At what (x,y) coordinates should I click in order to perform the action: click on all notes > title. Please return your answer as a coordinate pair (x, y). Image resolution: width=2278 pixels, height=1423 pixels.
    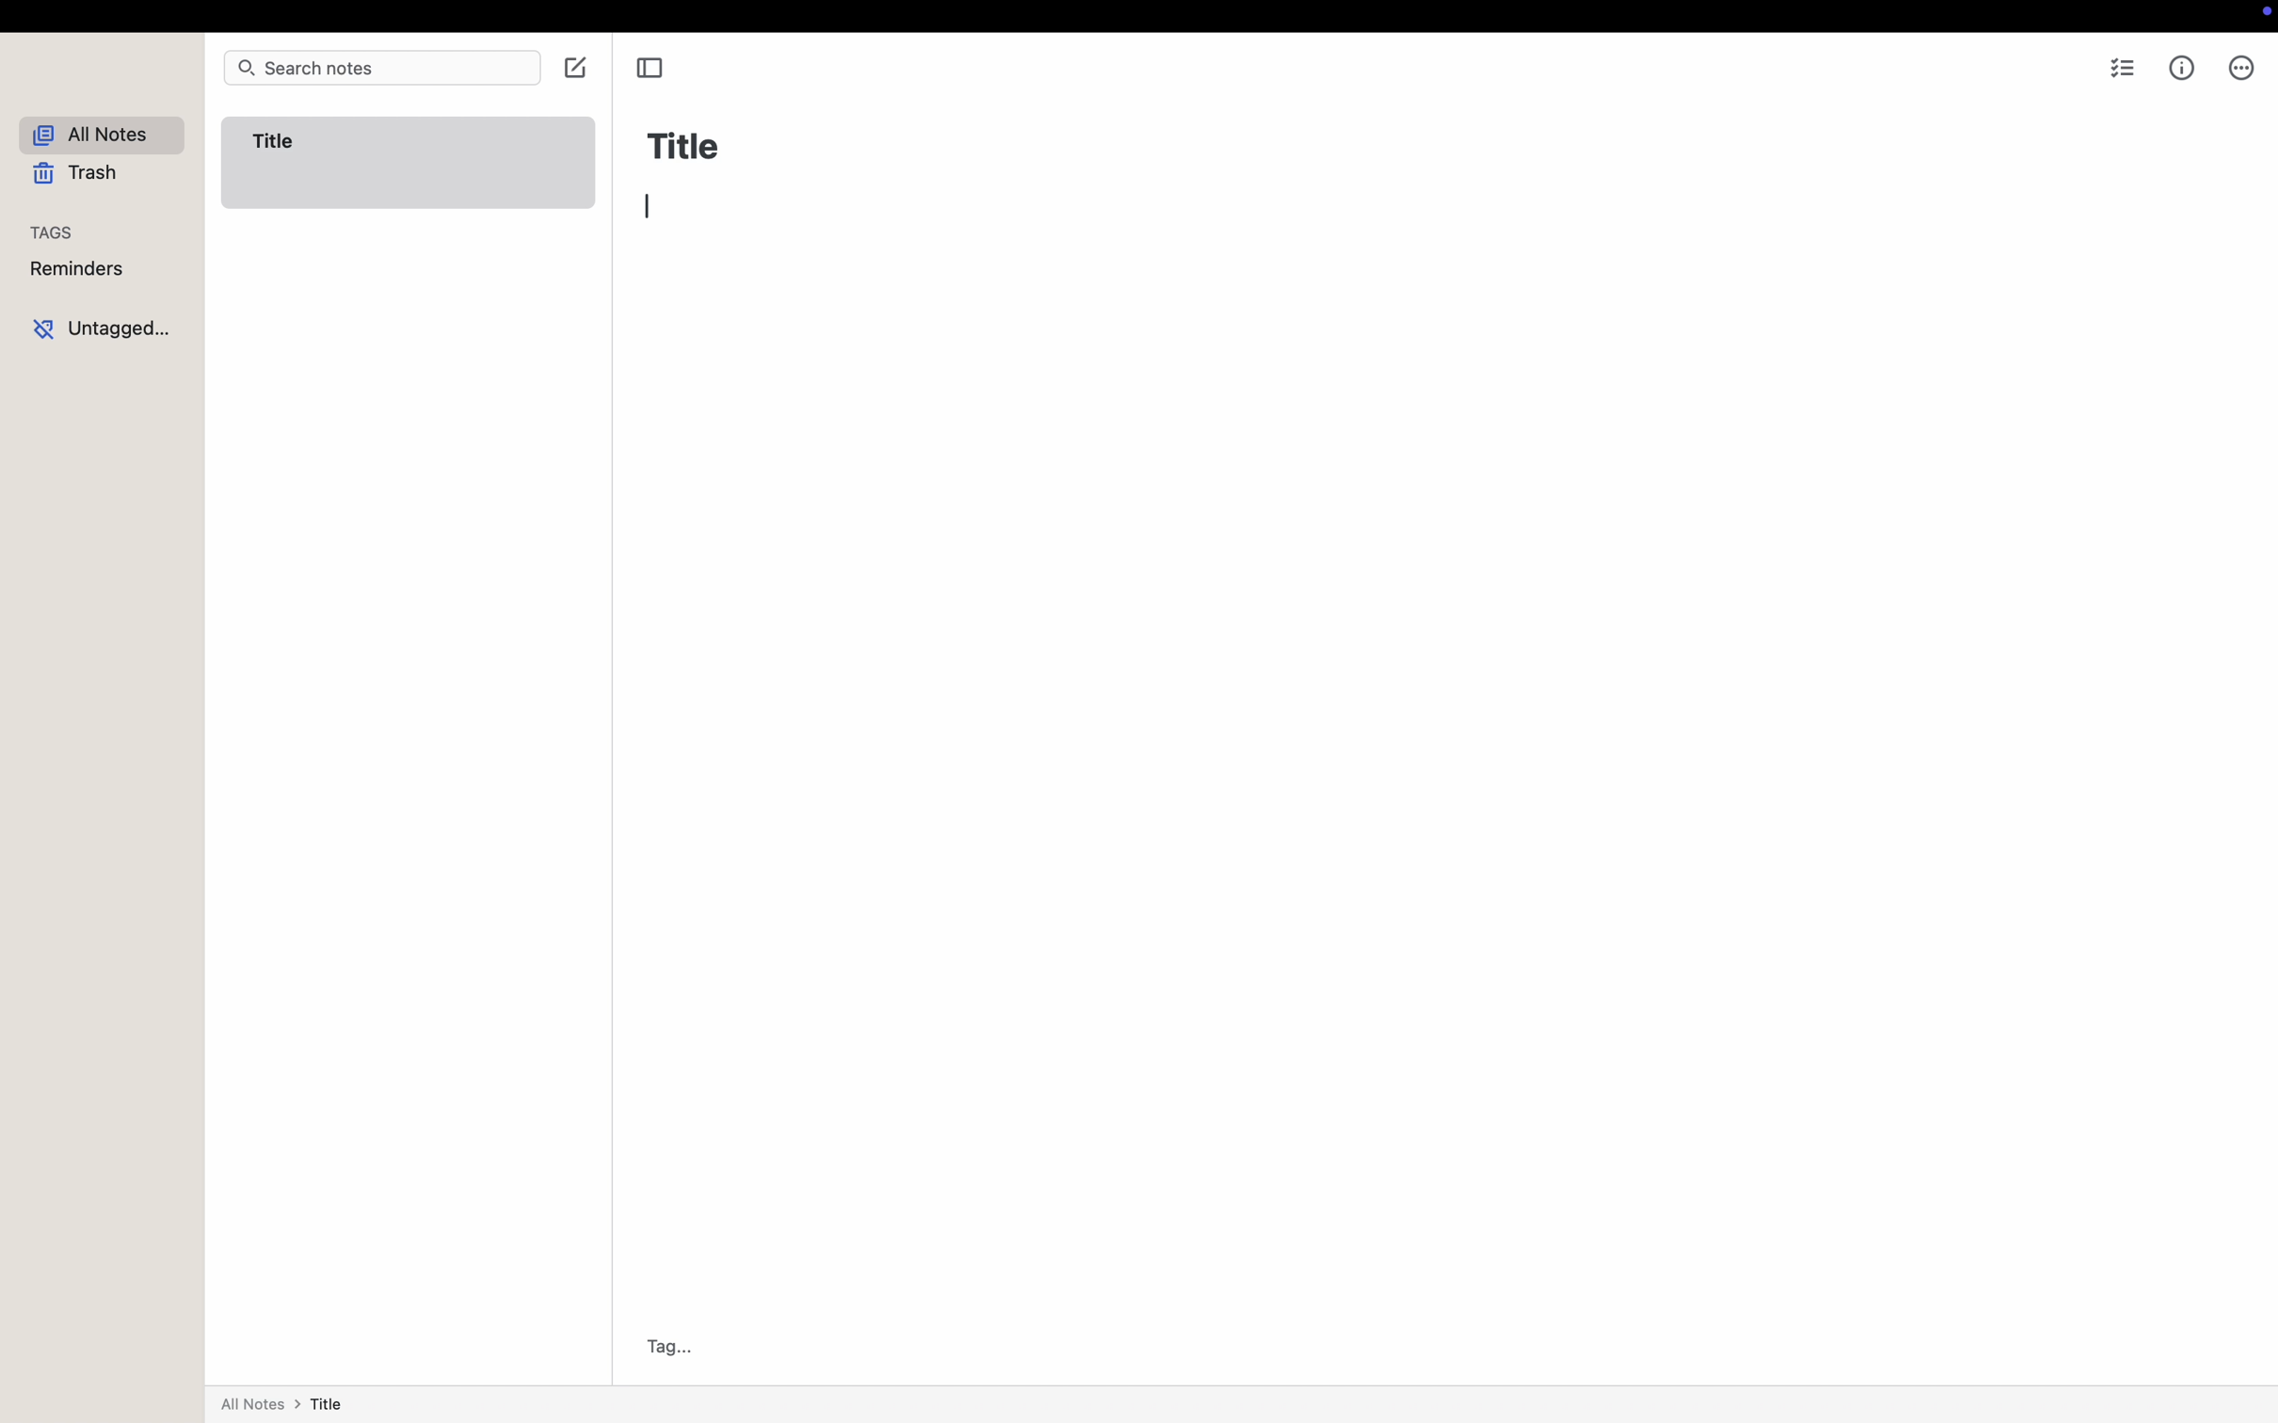
    Looking at the image, I should click on (289, 1404).